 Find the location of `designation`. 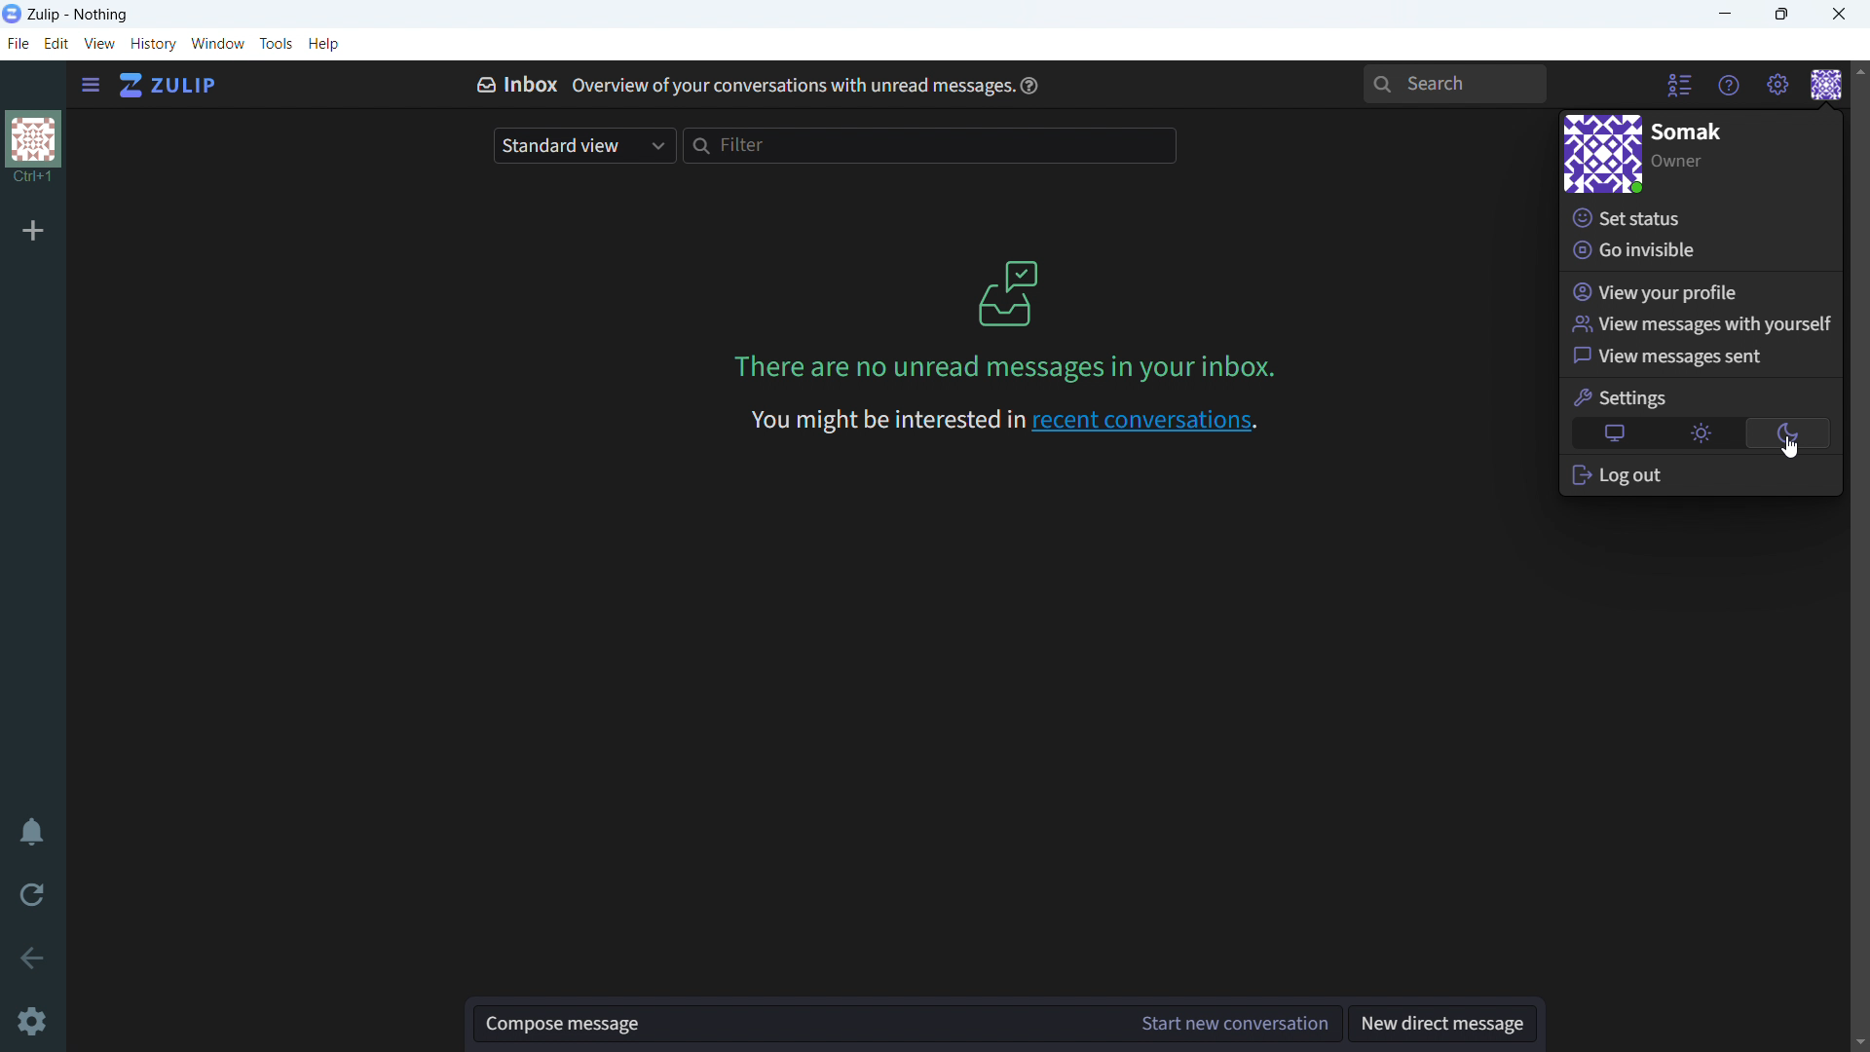

designation is located at coordinates (1677, 162).